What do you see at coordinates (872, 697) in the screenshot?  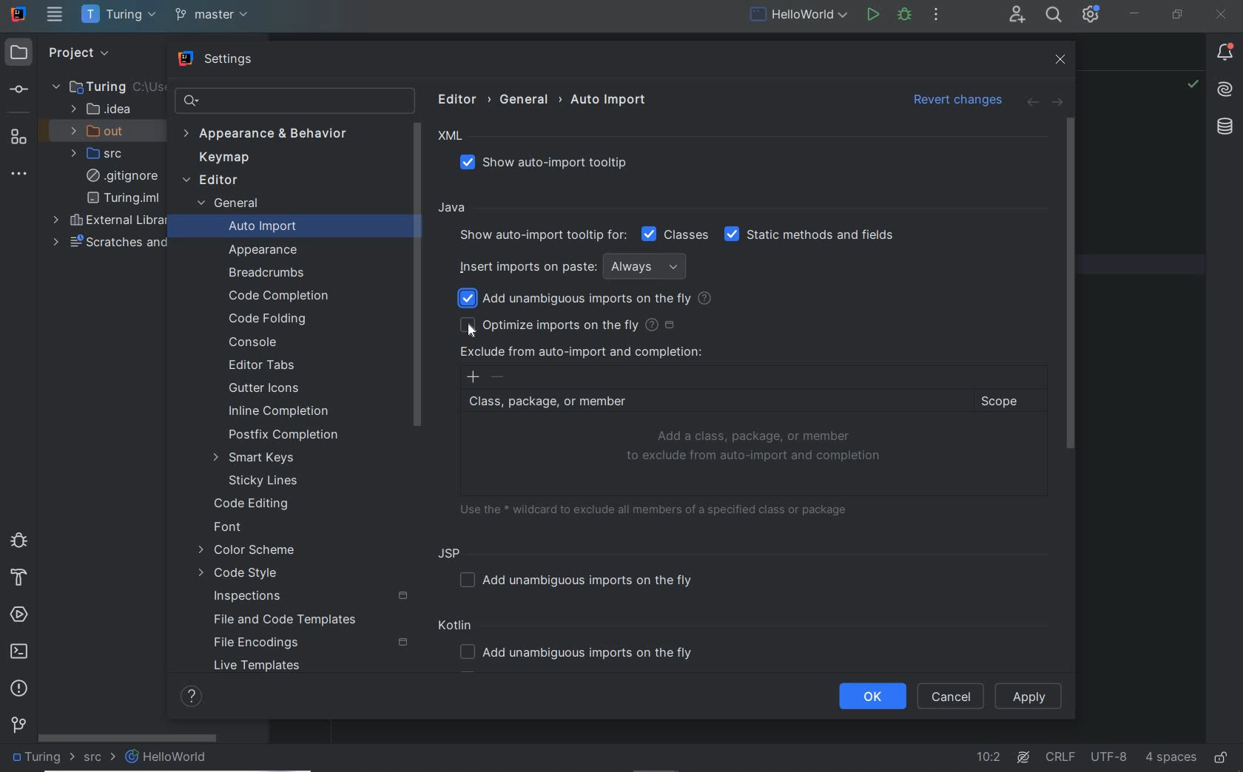 I see `OK` at bounding box center [872, 697].